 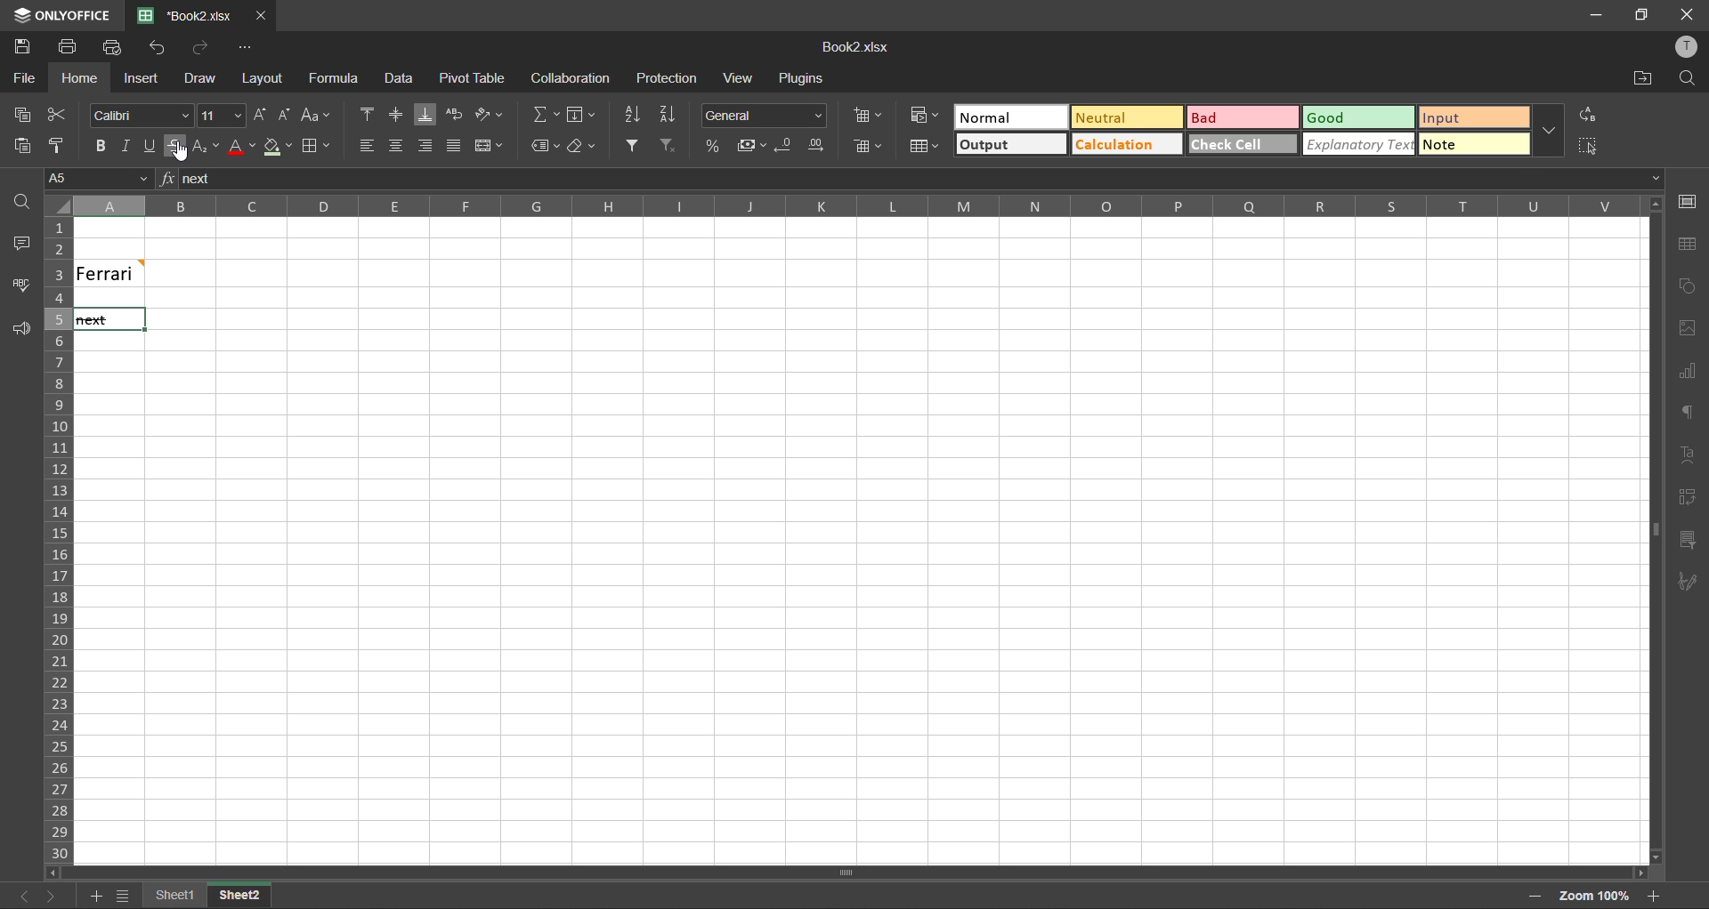 What do you see at coordinates (20, 116) in the screenshot?
I see `copy` at bounding box center [20, 116].